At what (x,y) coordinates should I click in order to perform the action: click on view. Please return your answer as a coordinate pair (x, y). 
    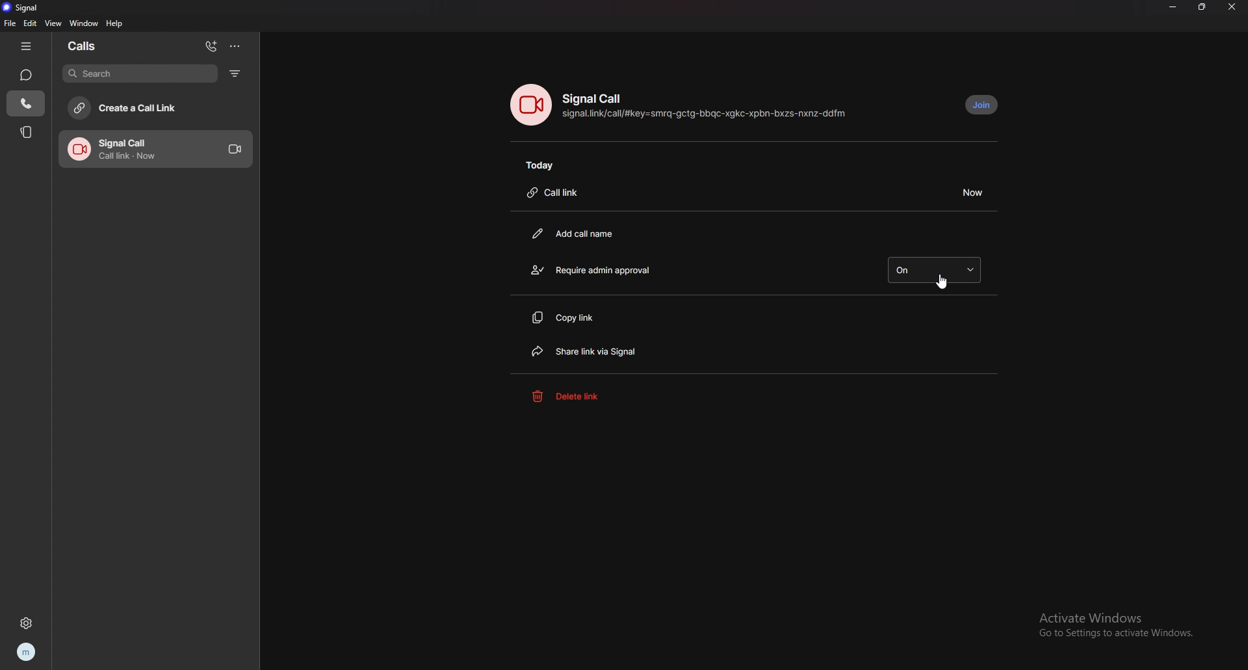
    Looking at the image, I should click on (53, 23).